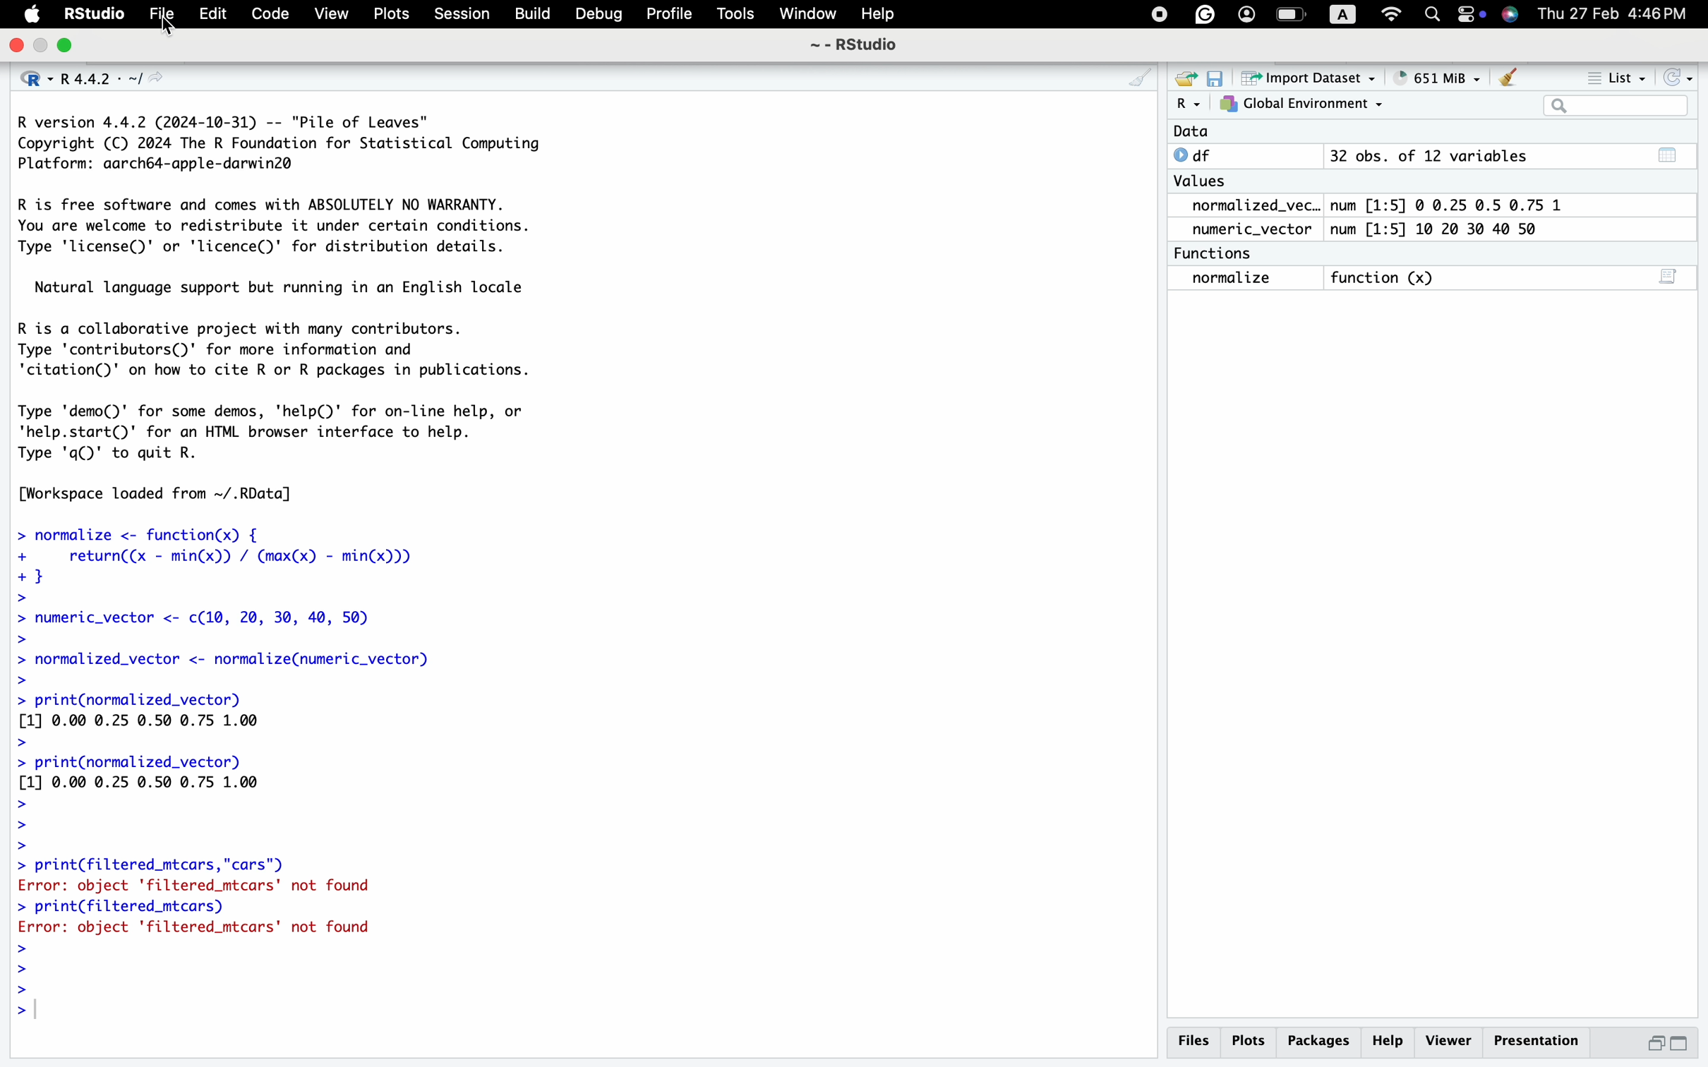  Describe the element at coordinates (1153, 16) in the screenshot. I see `pause` at that location.